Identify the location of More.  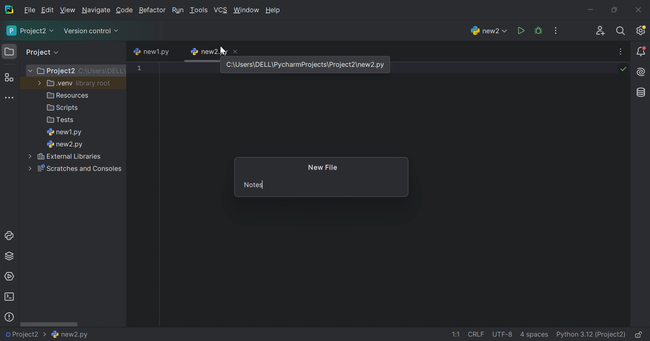
(28, 169).